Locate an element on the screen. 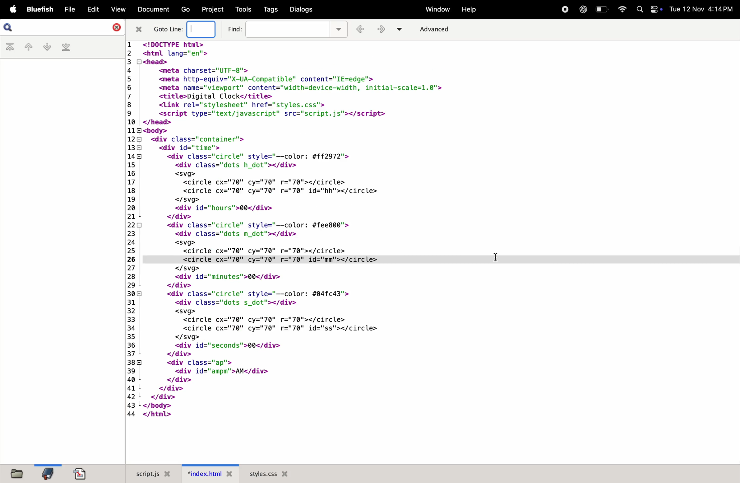 Image resolution: width=740 pixels, height=483 pixels. go is located at coordinates (185, 10).